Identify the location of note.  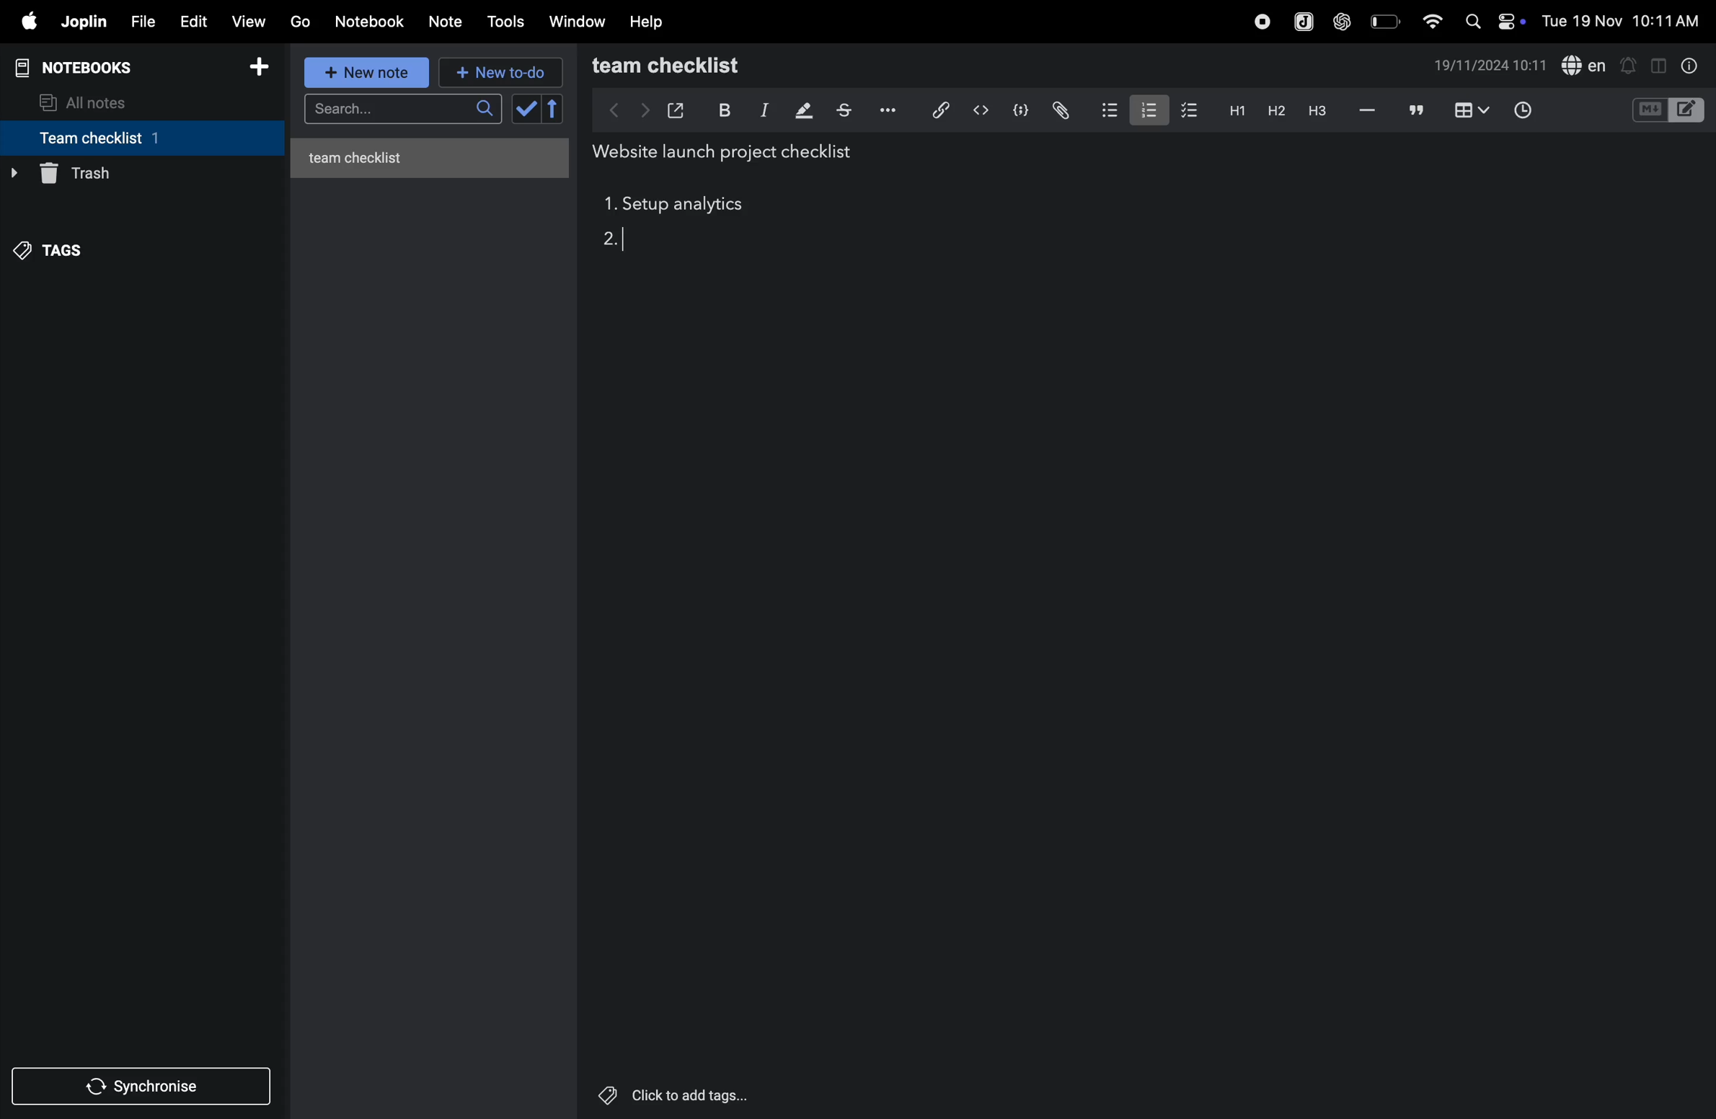
(452, 19).